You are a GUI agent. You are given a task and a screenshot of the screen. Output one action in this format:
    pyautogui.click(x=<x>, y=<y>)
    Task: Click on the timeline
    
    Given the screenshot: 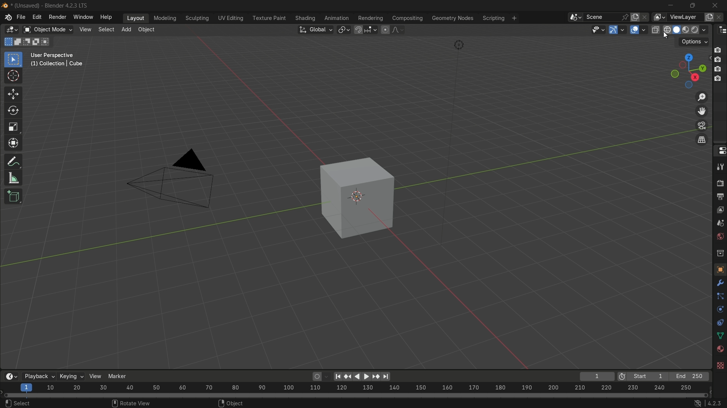 What is the action you would take?
    pyautogui.click(x=8, y=376)
    